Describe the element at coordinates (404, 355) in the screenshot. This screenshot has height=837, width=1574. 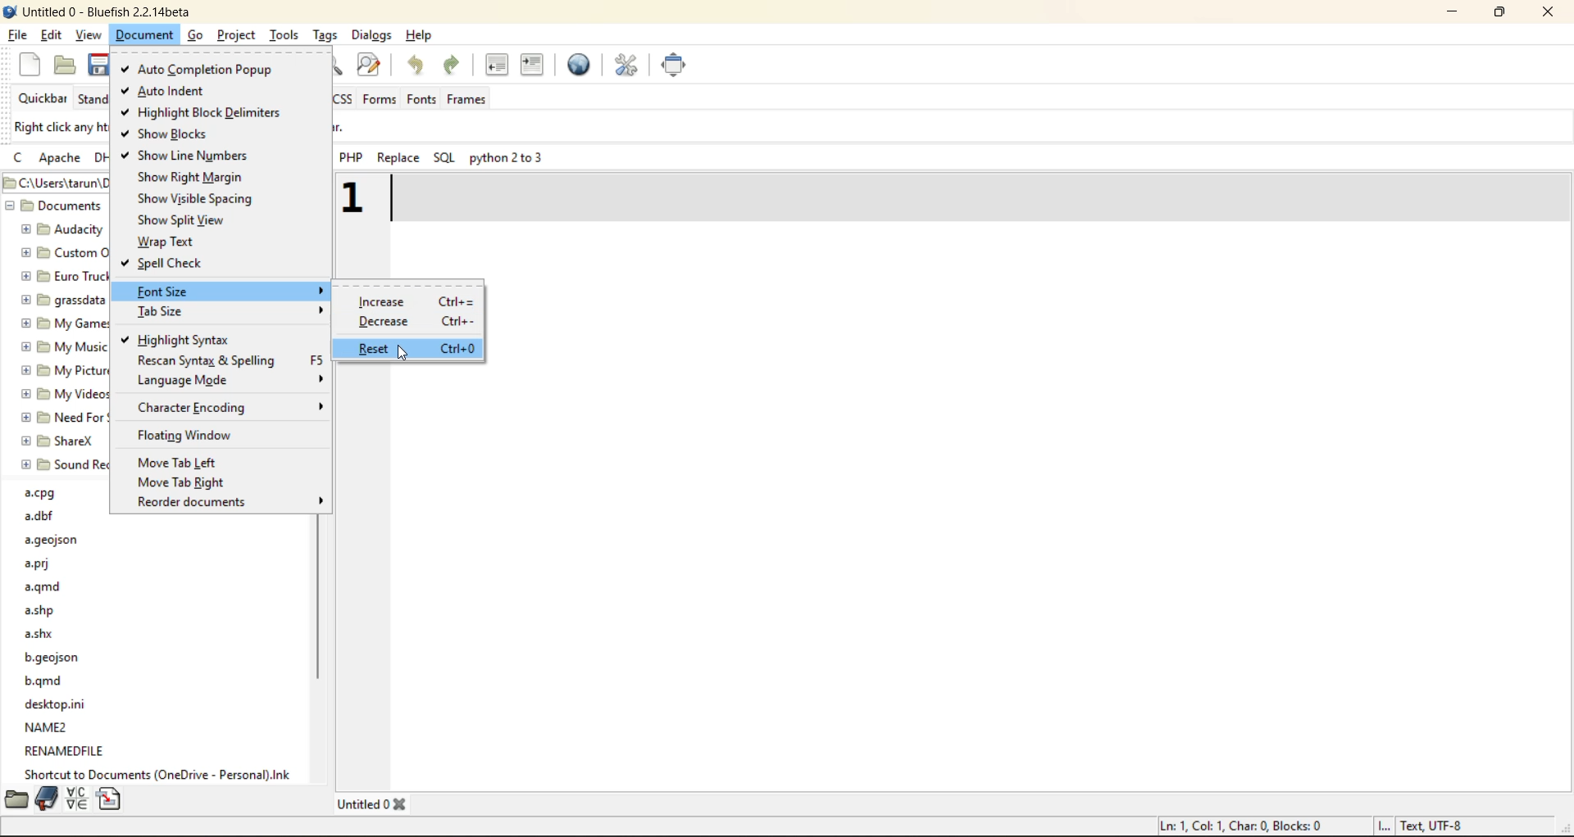
I see `cursor` at that location.